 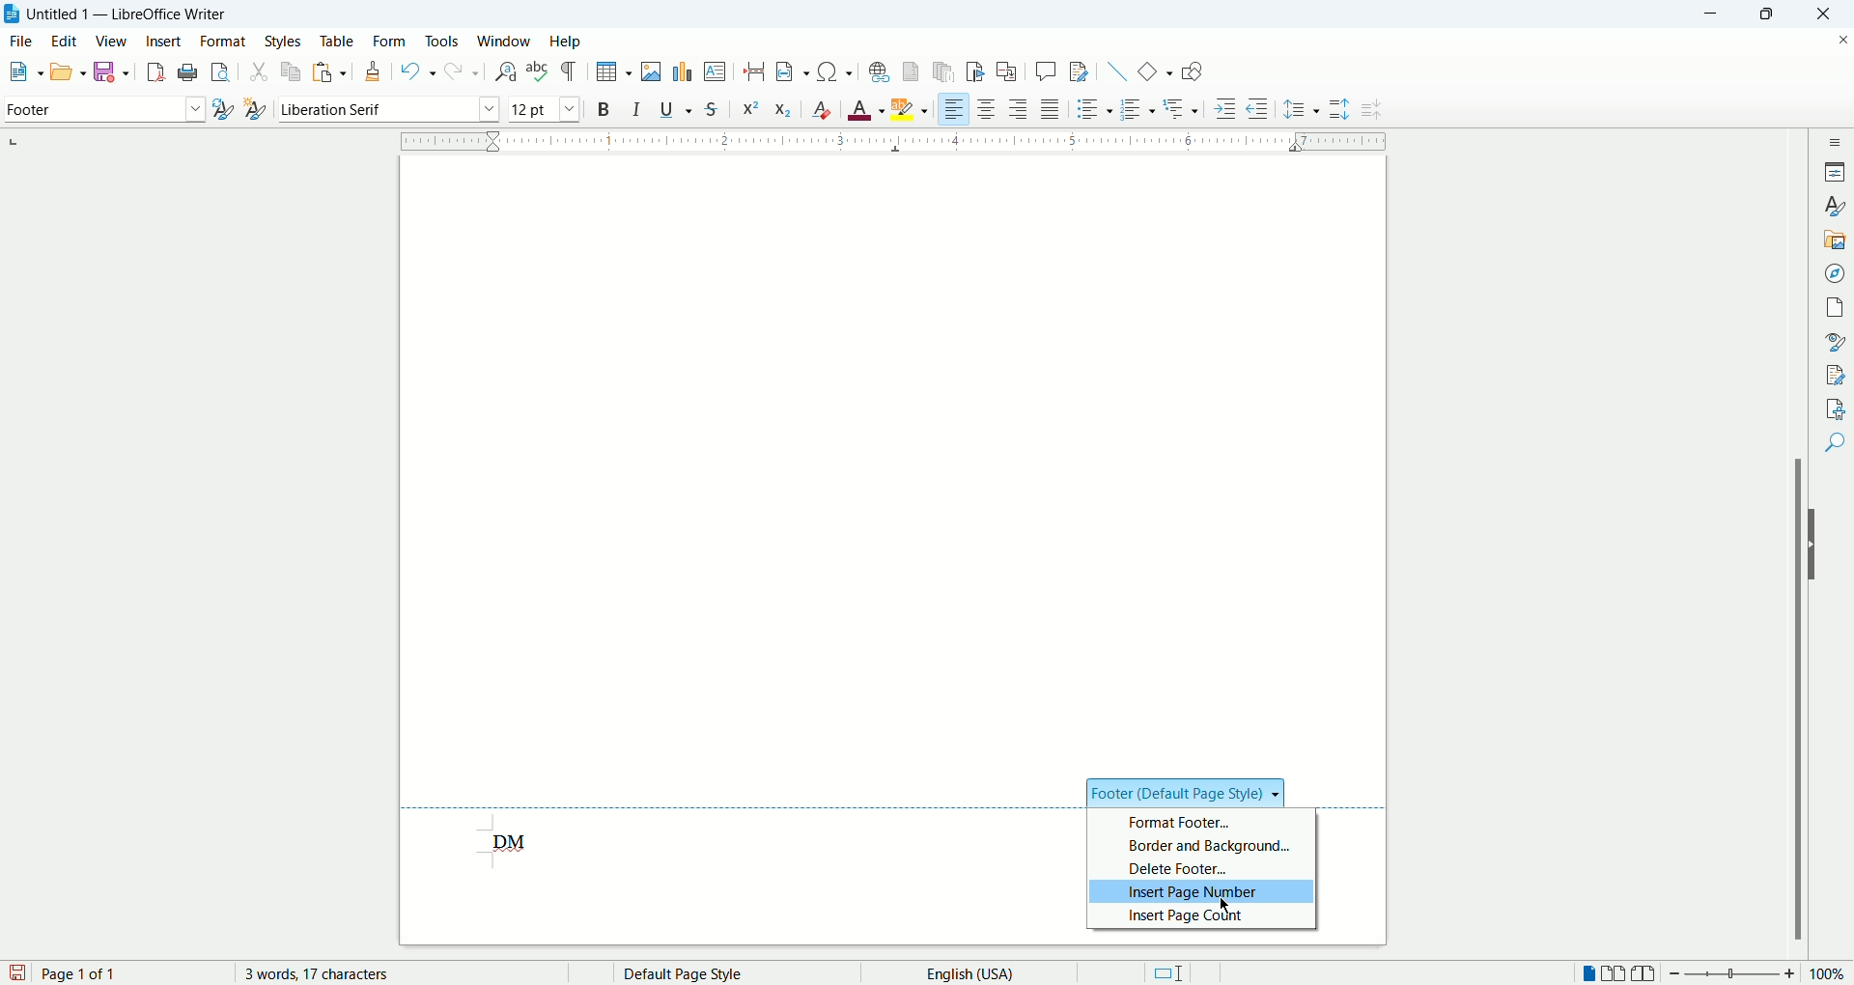 What do you see at coordinates (286, 41) in the screenshot?
I see `styles` at bounding box center [286, 41].